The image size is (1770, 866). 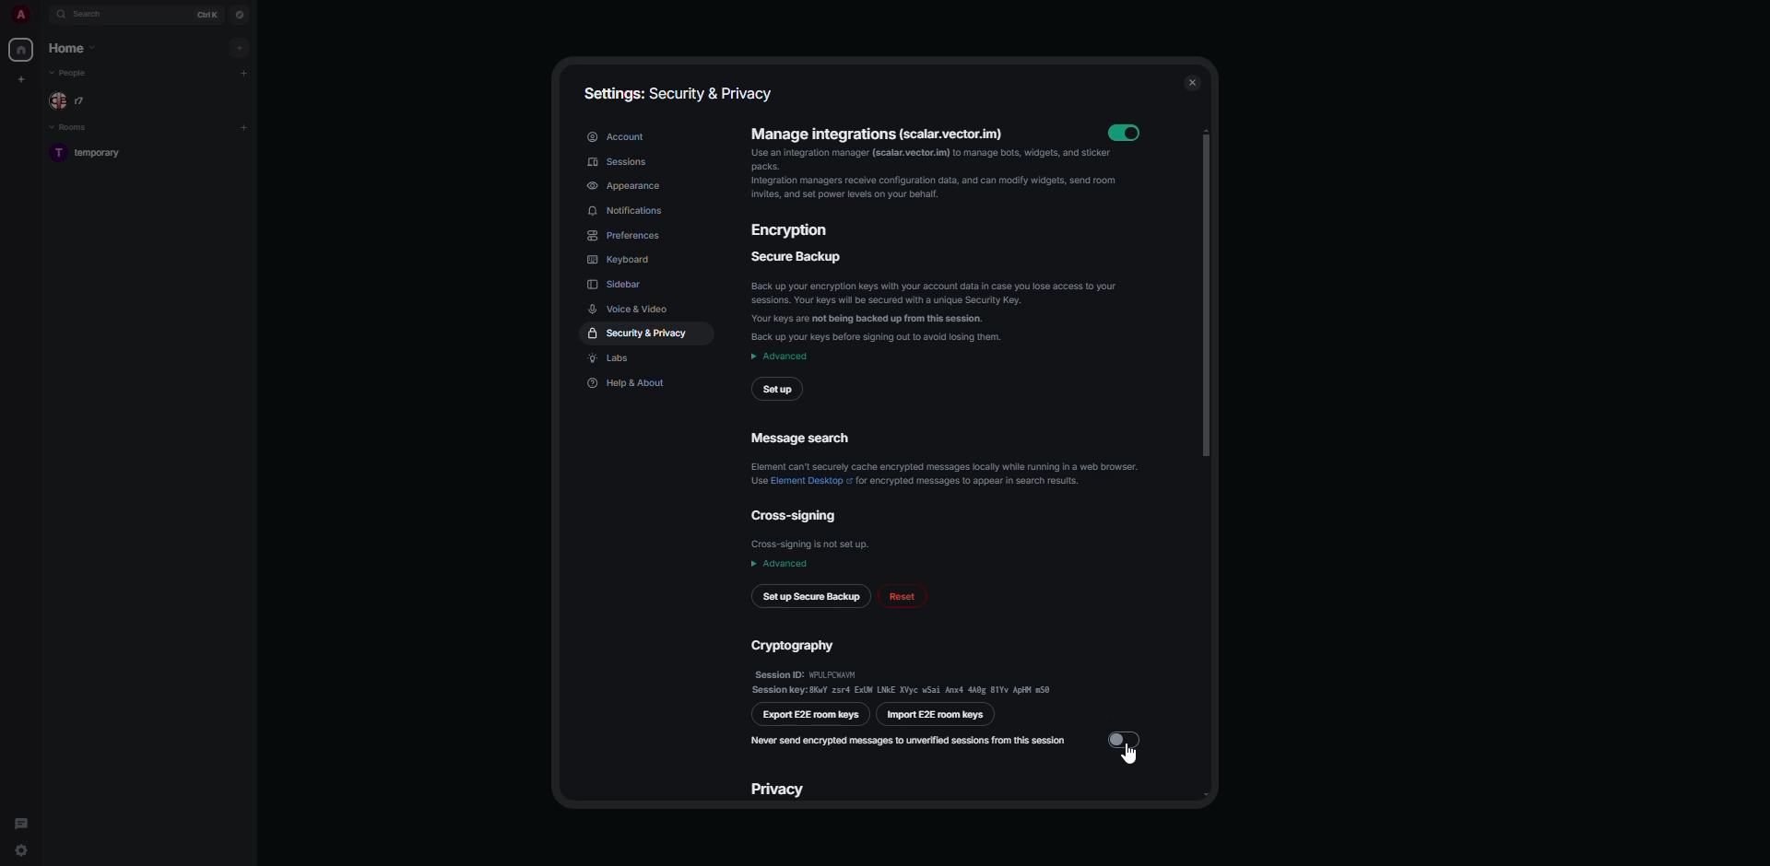 I want to click on ctrl K, so click(x=208, y=13).